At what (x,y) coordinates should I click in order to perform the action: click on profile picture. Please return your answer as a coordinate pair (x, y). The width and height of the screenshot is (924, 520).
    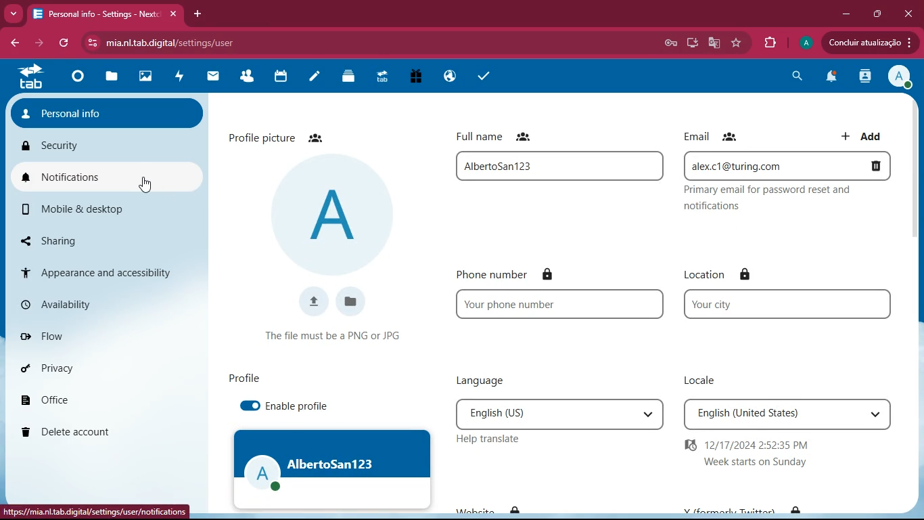
    Looking at the image, I should click on (332, 213).